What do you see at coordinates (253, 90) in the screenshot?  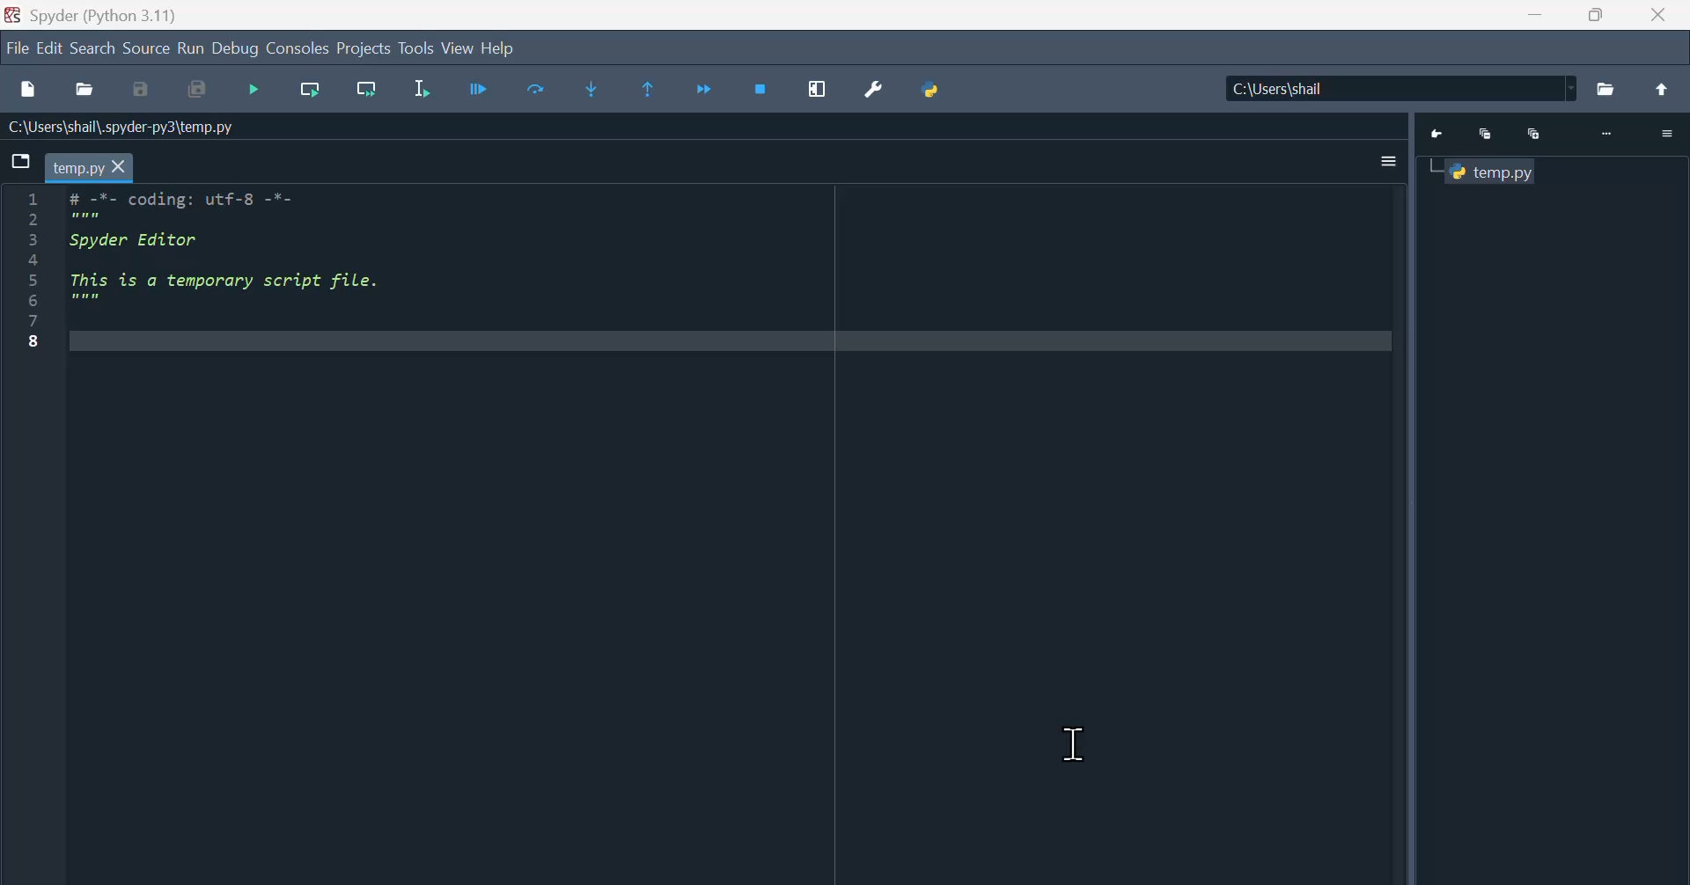 I see `Start debugging` at bounding box center [253, 90].